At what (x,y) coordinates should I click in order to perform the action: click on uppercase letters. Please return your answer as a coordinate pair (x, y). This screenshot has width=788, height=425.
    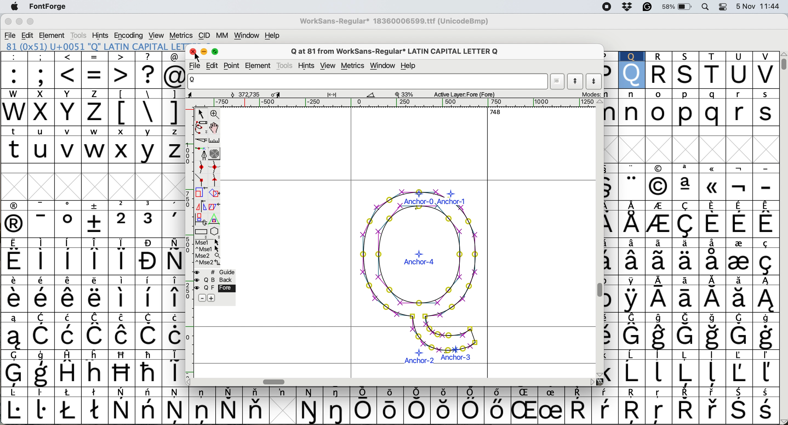
    Looking at the image, I should click on (59, 94).